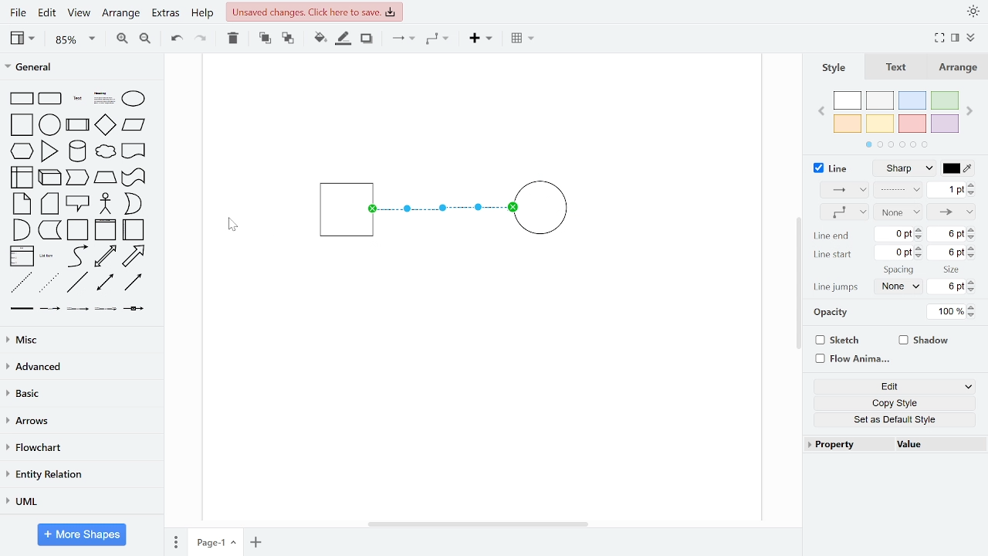 This screenshot has width=988, height=556. I want to click on extras, so click(165, 13).